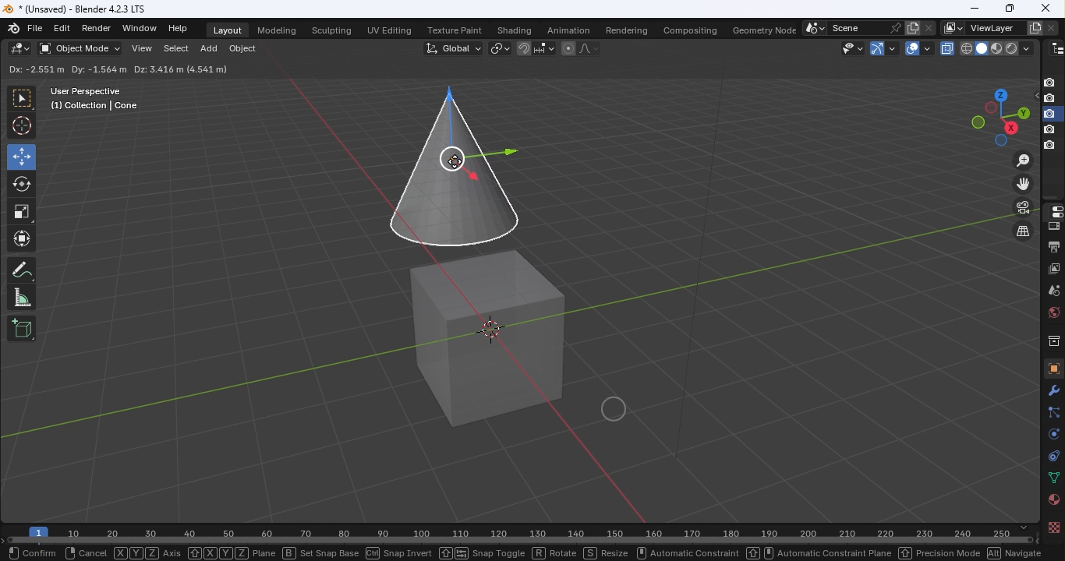 The width and height of the screenshot is (1065, 561). Describe the element at coordinates (1022, 160) in the screenshot. I see `Zoon in or out in the view` at that location.